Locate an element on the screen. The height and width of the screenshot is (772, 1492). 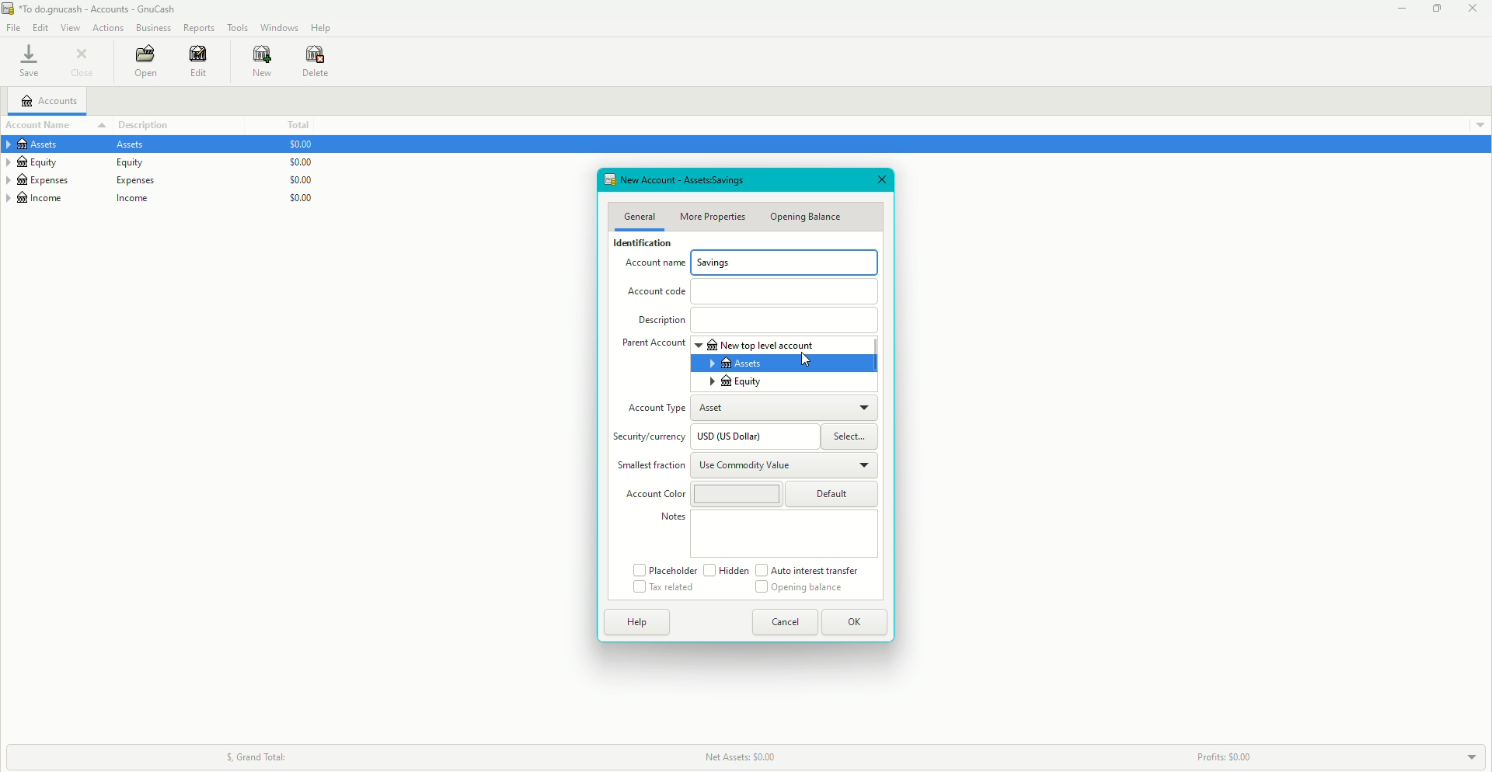
Restore is located at coordinates (1435, 9).